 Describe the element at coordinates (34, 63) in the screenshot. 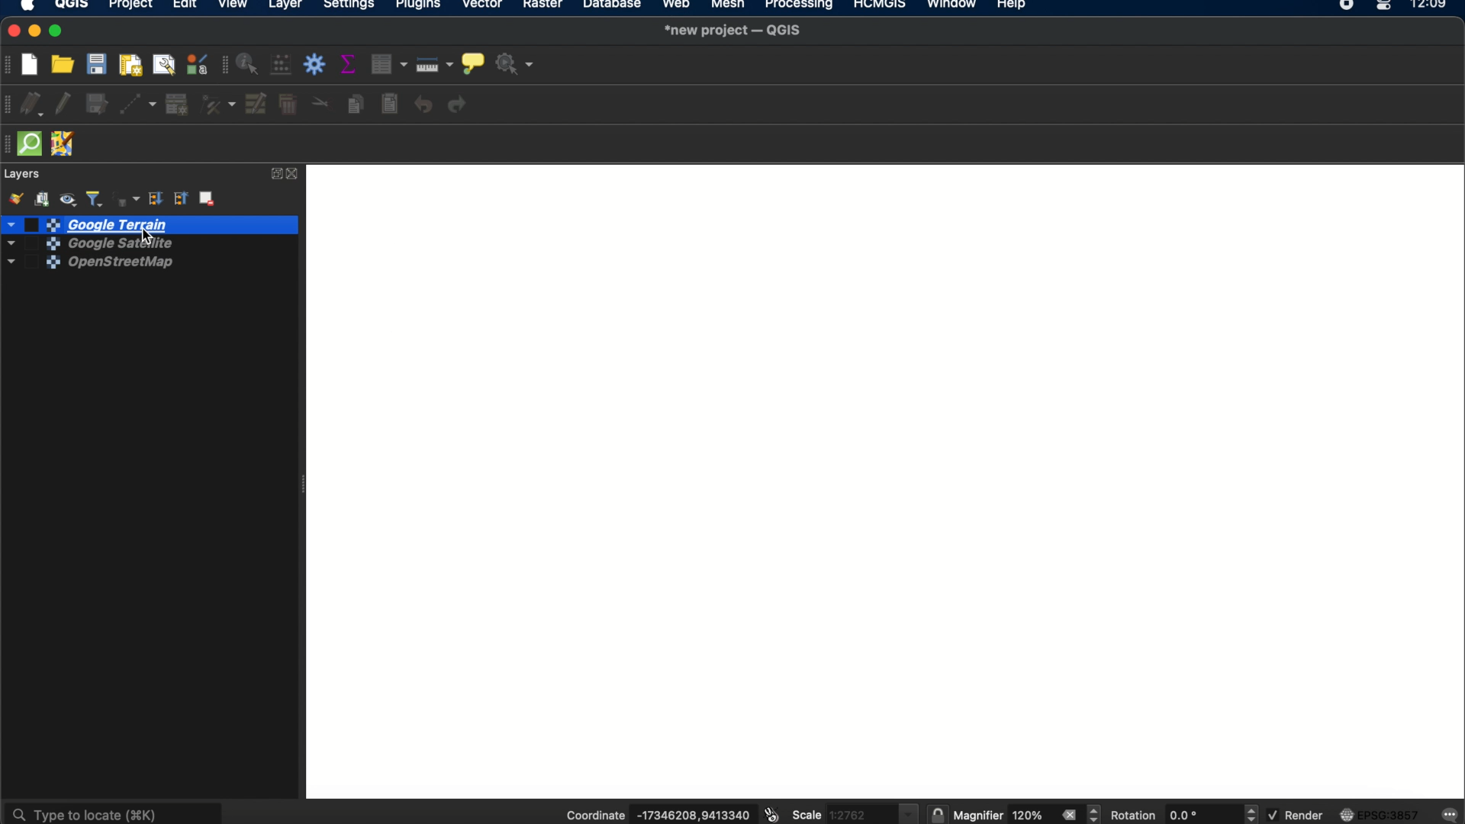

I see `new project` at that location.